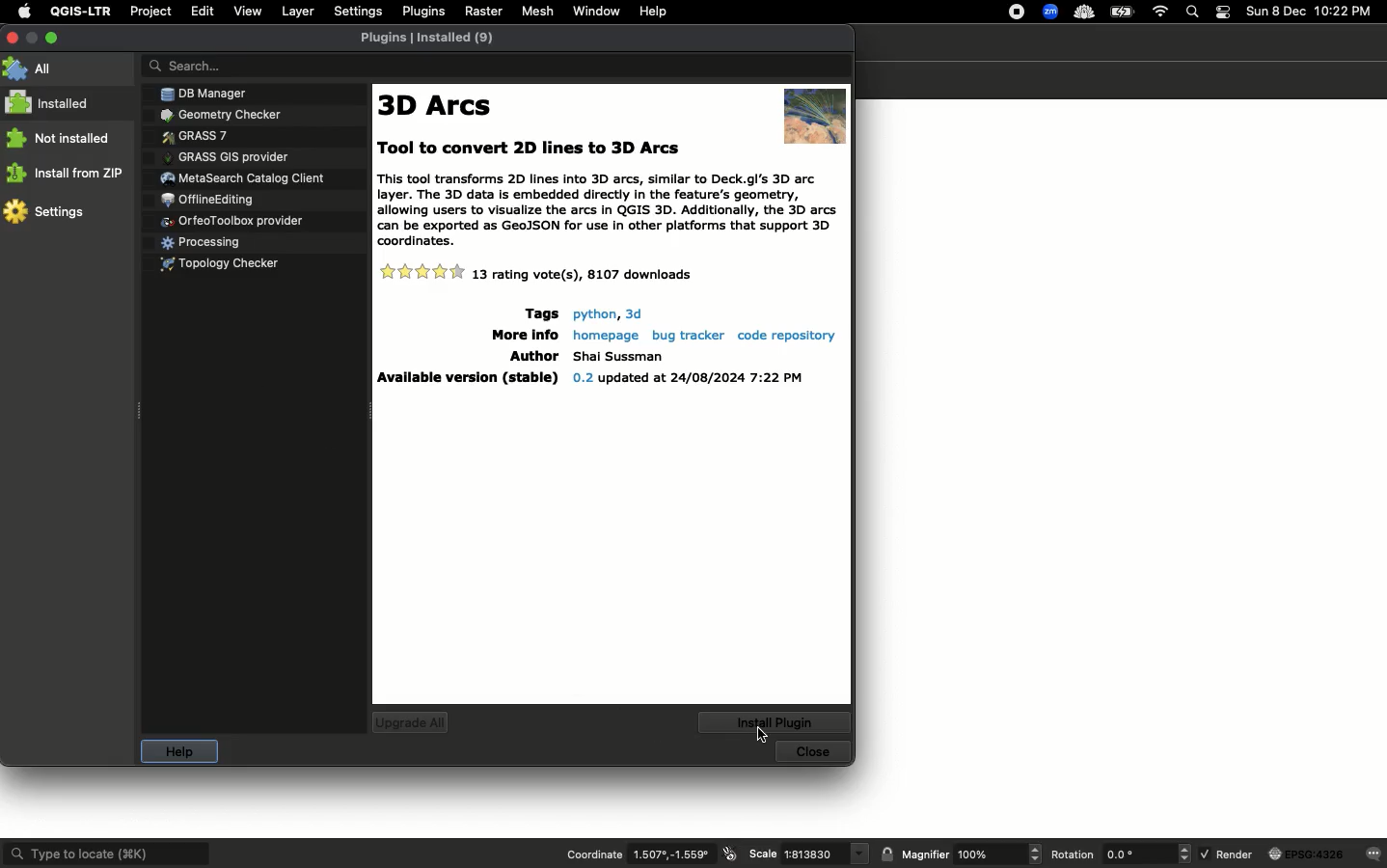  I want to click on Close, so click(815, 752).